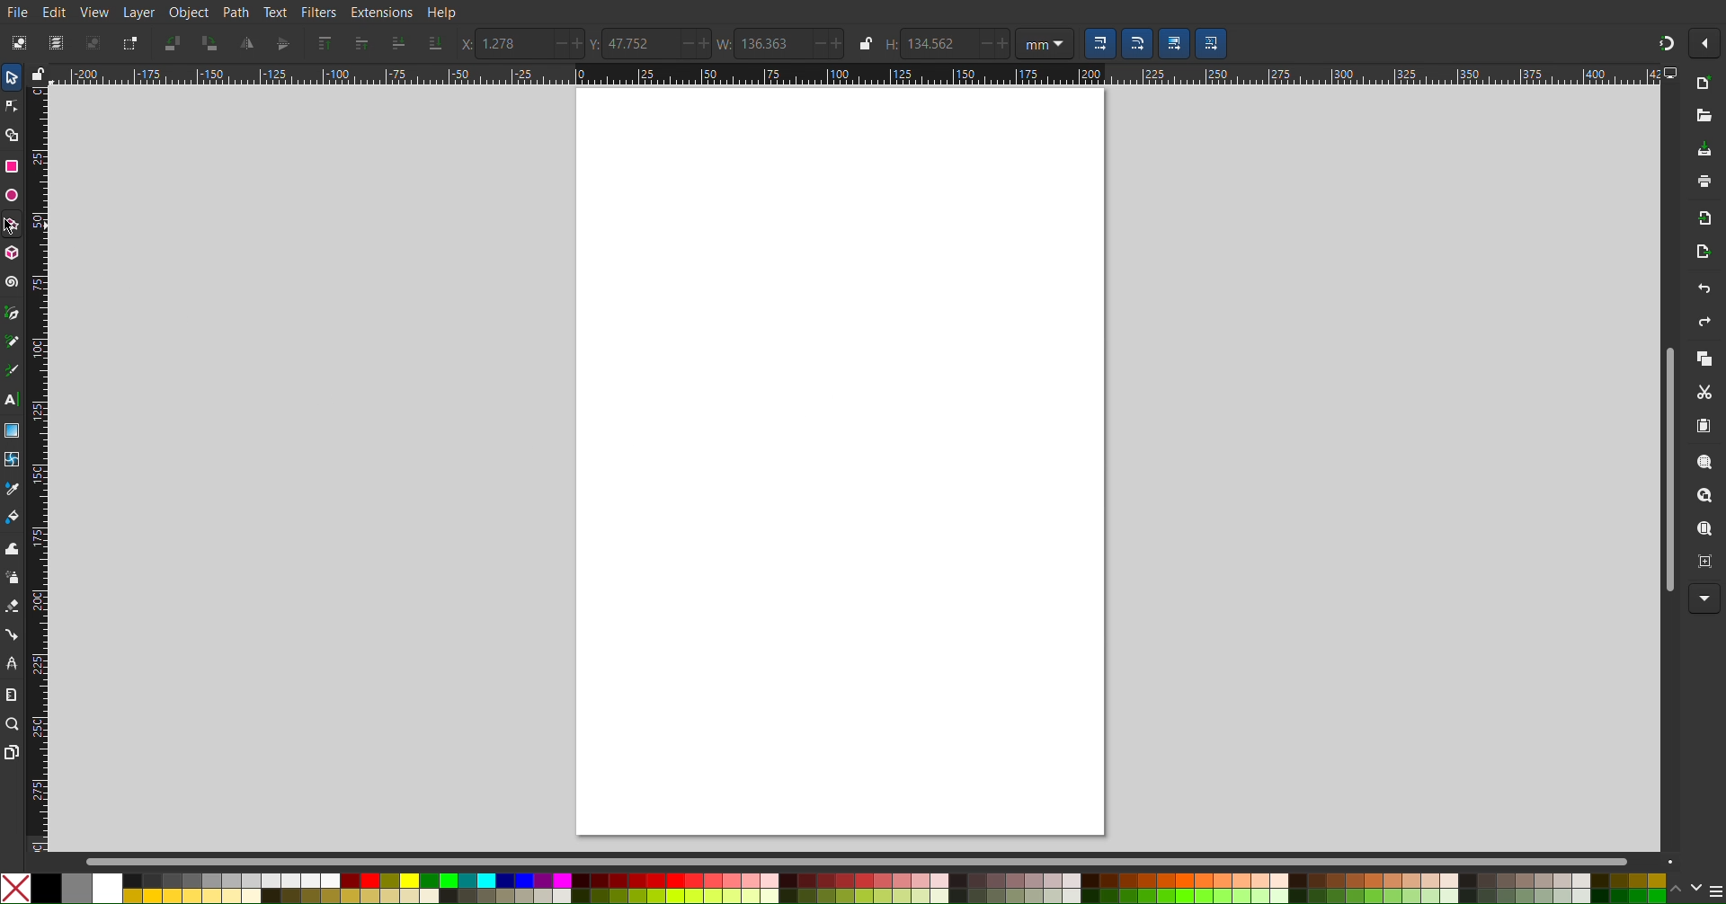 The width and height of the screenshot is (1726, 904). I want to click on Save, so click(1704, 149).